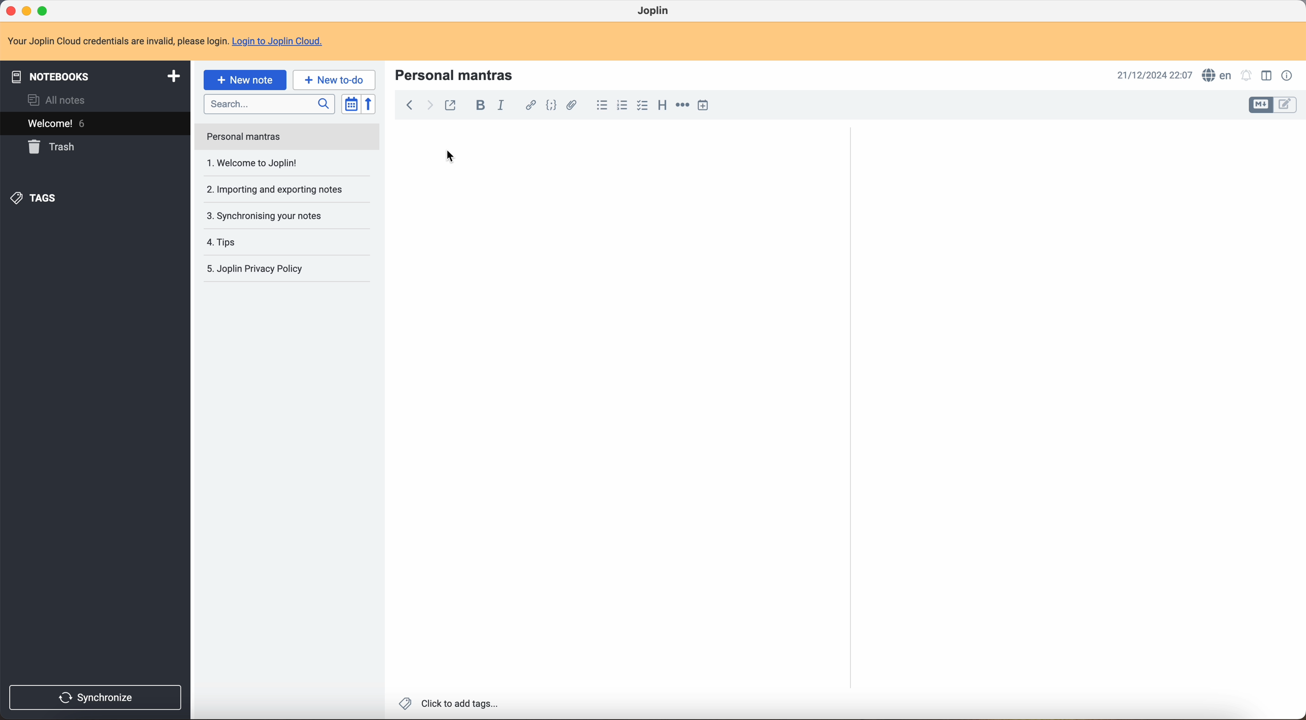  Describe the element at coordinates (409, 106) in the screenshot. I see `back` at that location.